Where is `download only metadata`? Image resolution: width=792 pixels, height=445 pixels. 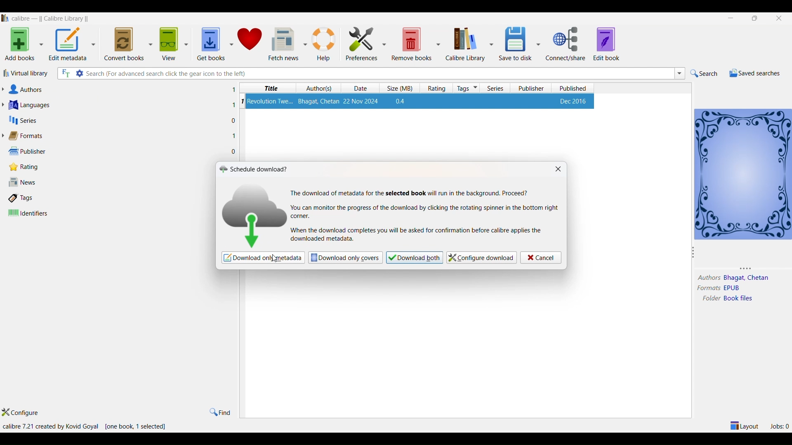 download only metadata is located at coordinates (263, 258).